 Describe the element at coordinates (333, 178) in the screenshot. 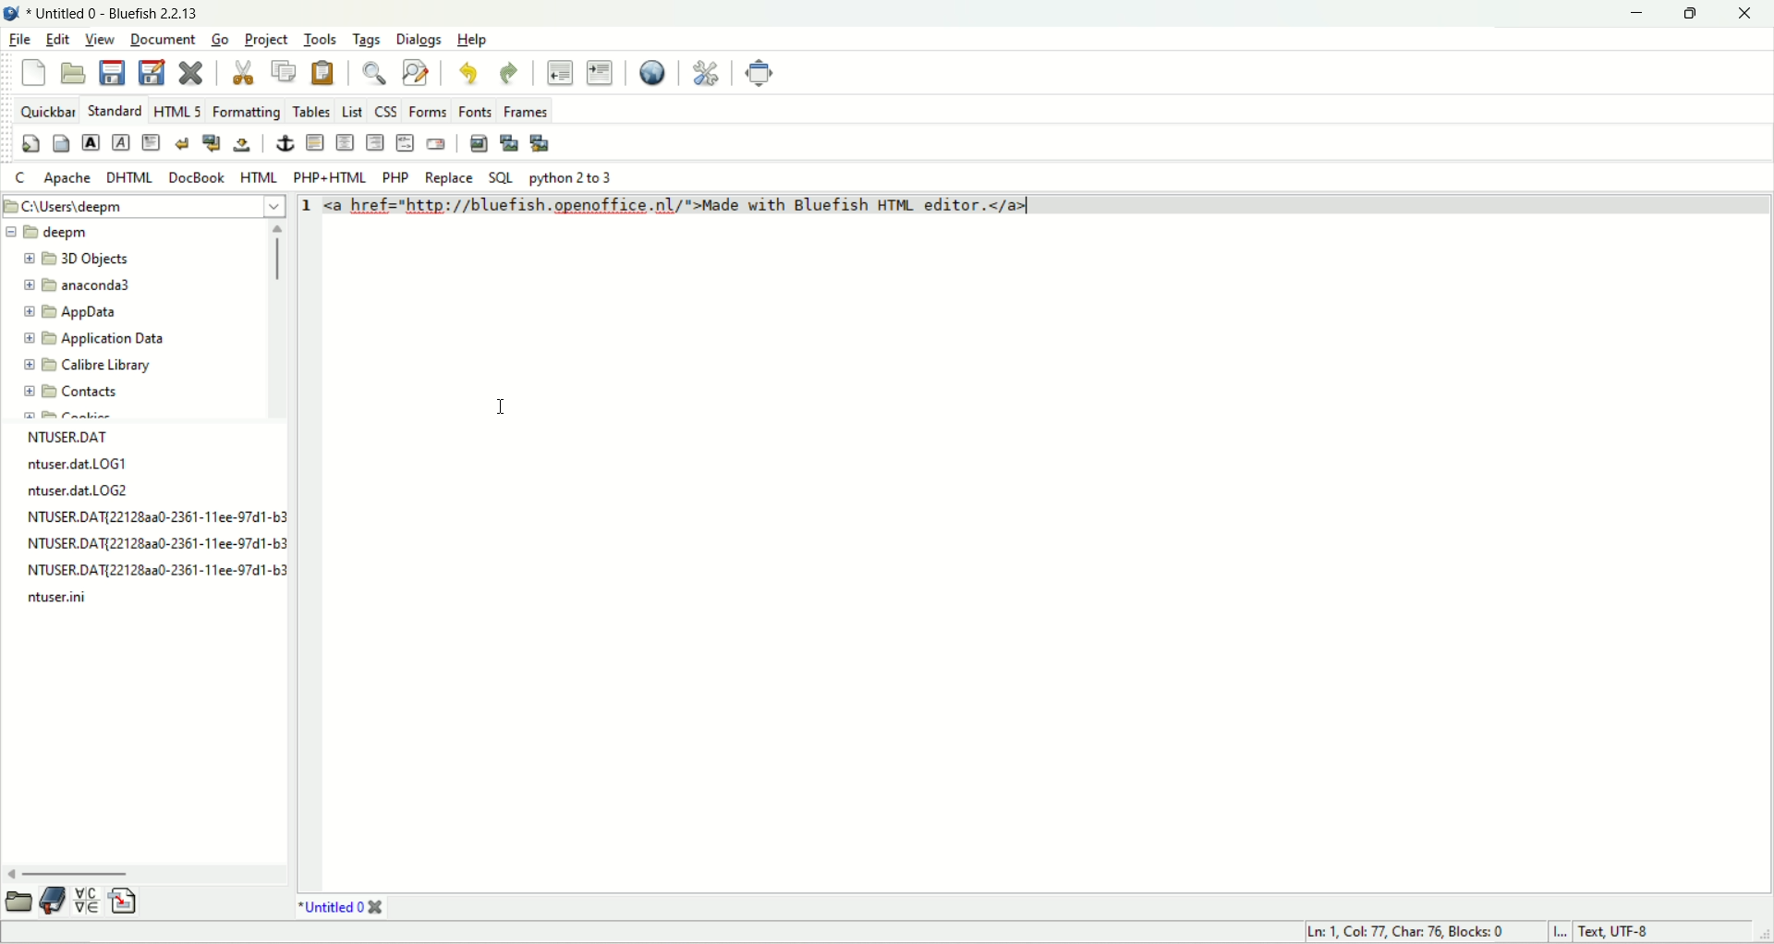

I see `PHP+HTML` at that location.